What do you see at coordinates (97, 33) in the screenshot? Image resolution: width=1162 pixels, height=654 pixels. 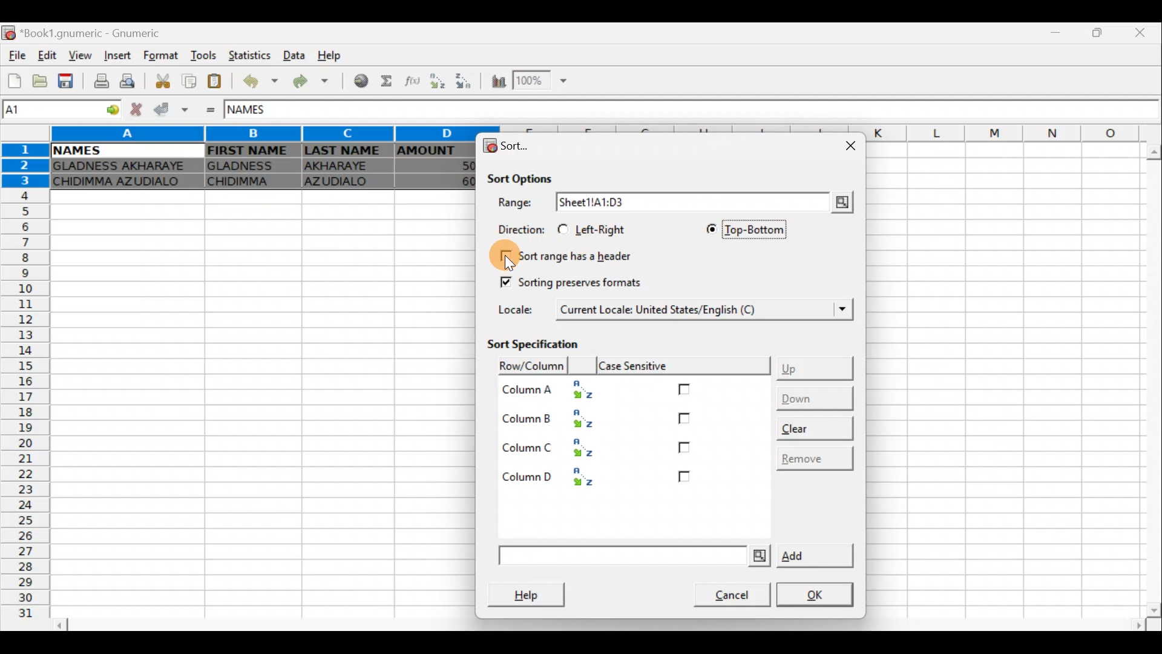 I see `*Book1.gnumeric - Gnumeric` at bounding box center [97, 33].